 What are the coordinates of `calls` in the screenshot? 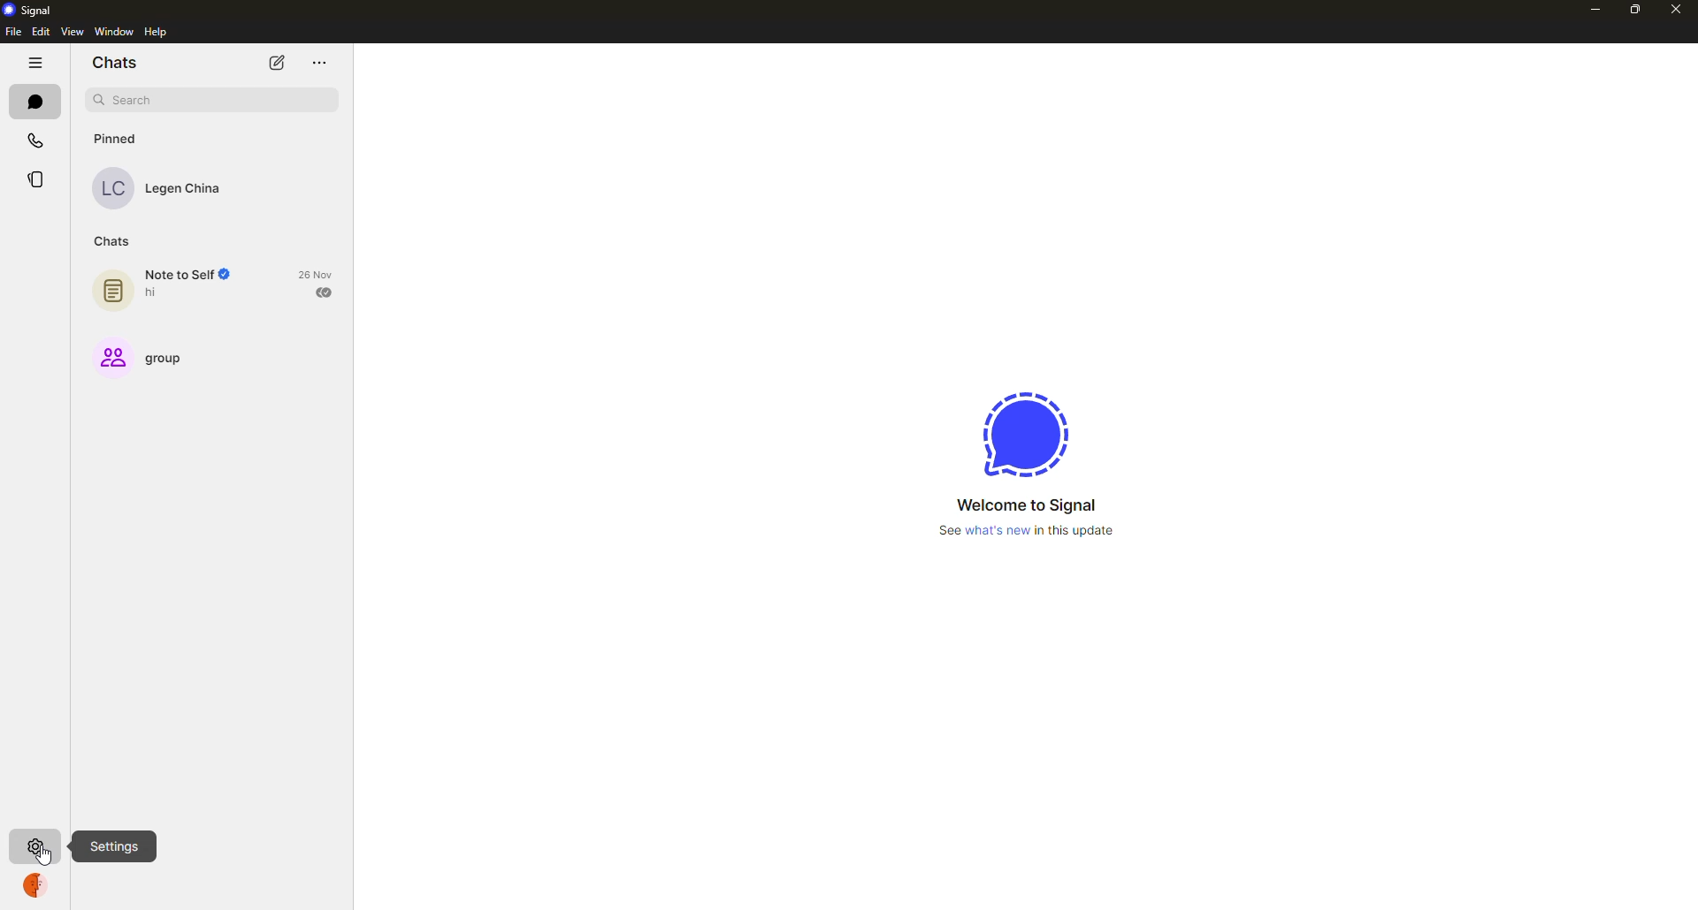 It's located at (37, 140).